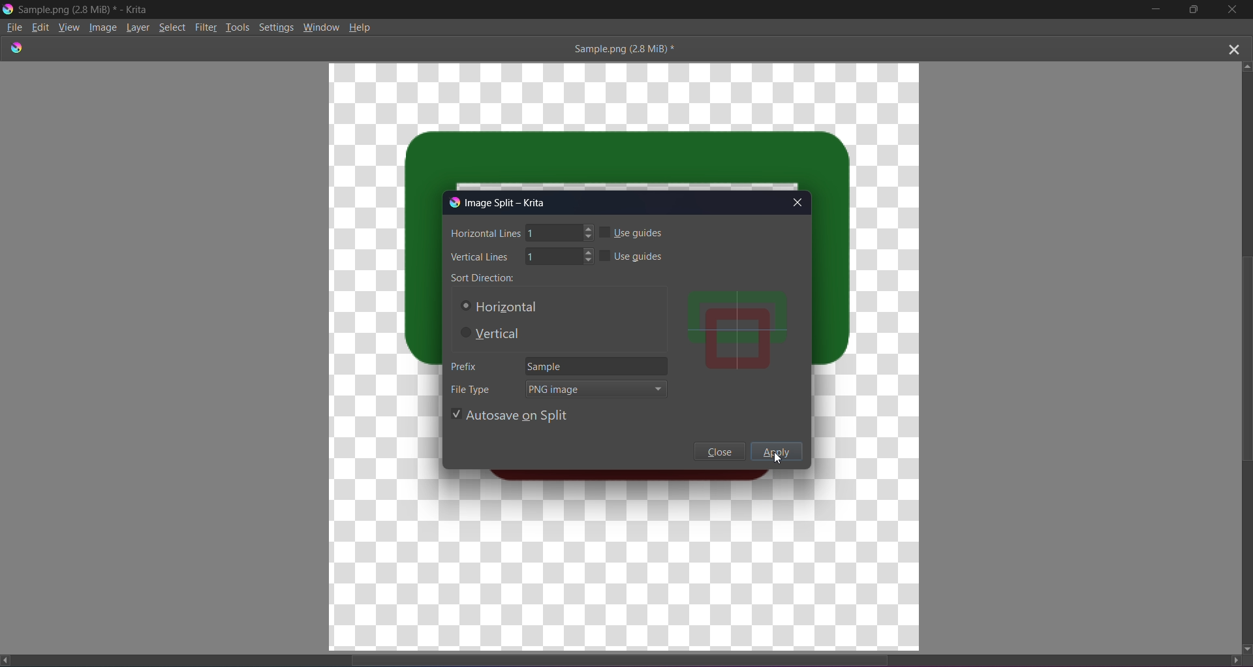 Image resolution: width=1253 pixels, height=667 pixels. What do you see at coordinates (799, 201) in the screenshot?
I see `Close` at bounding box center [799, 201].